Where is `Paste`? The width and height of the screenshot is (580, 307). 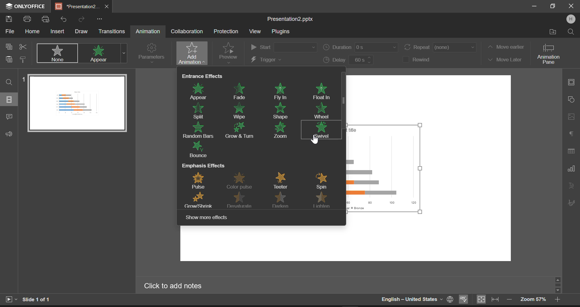
Paste is located at coordinates (9, 60).